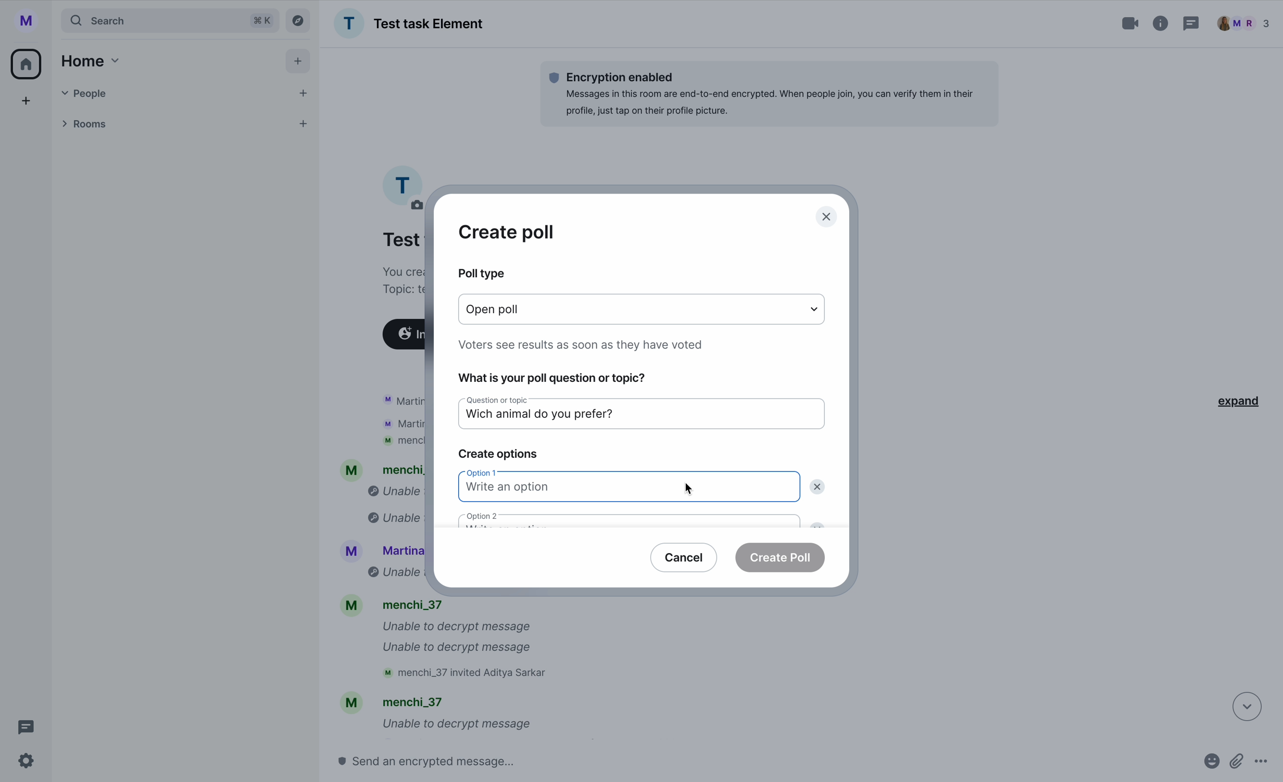 The height and width of the screenshot is (782, 1283). What do you see at coordinates (507, 232) in the screenshot?
I see `create poll` at bounding box center [507, 232].